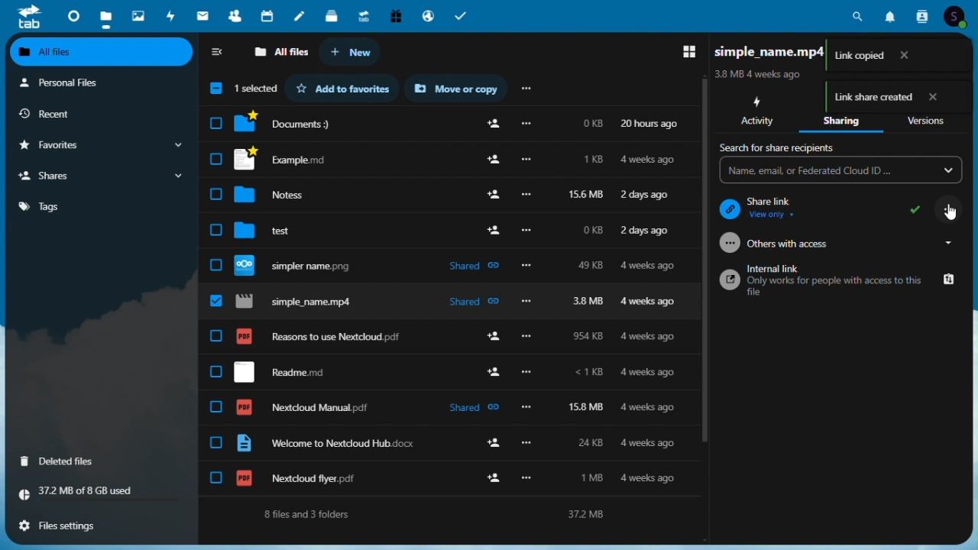 The image size is (978, 550). I want to click on Contacts, so click(235, 16).